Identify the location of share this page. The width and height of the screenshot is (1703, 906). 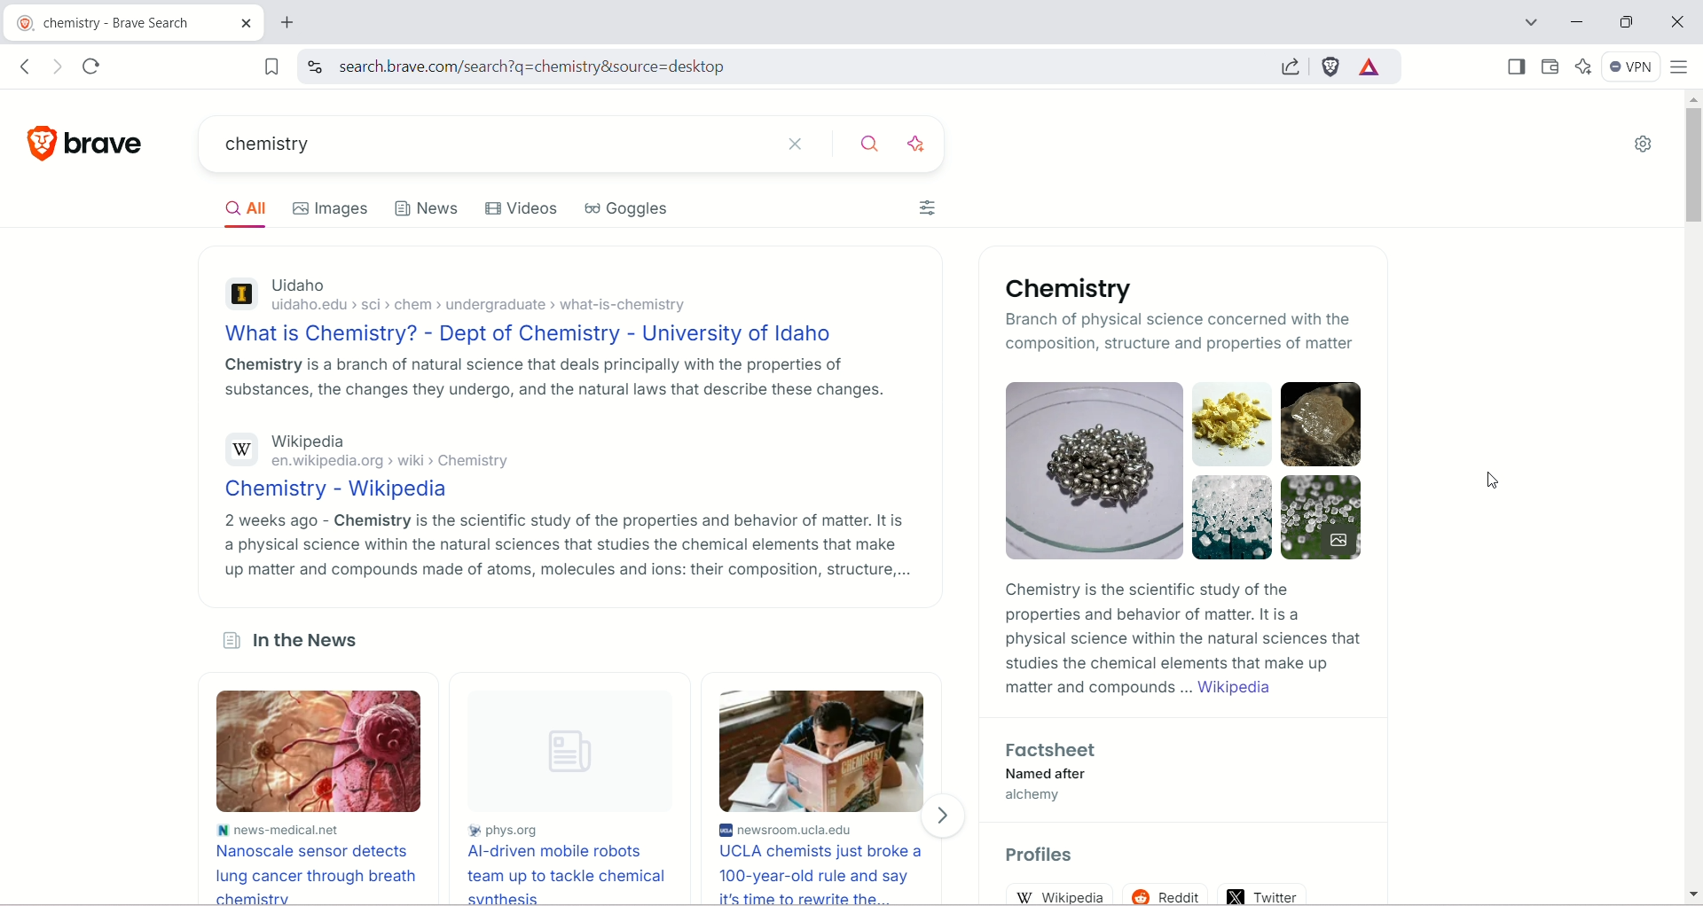
(1285, 65).